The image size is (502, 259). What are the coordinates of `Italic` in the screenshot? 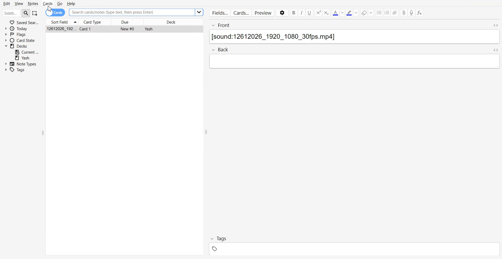 It's located at (302, 13).